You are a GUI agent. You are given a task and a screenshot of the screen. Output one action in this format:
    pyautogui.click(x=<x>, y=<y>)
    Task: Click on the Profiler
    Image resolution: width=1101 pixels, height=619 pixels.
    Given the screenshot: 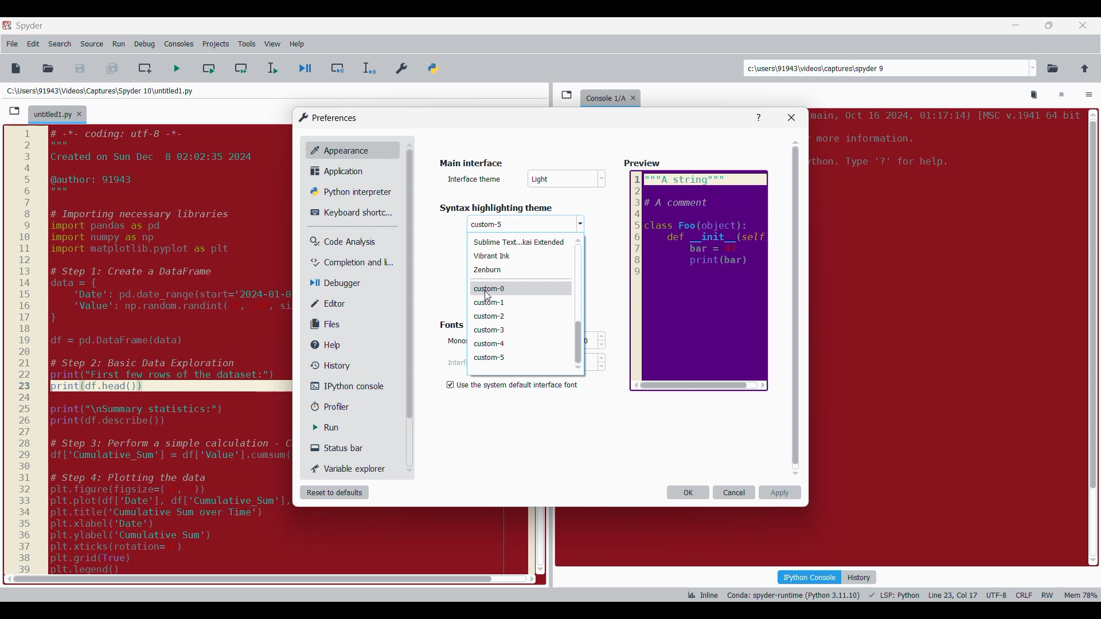 What is the action you would take?
    pyautogui.click(x=341, y=407)
    